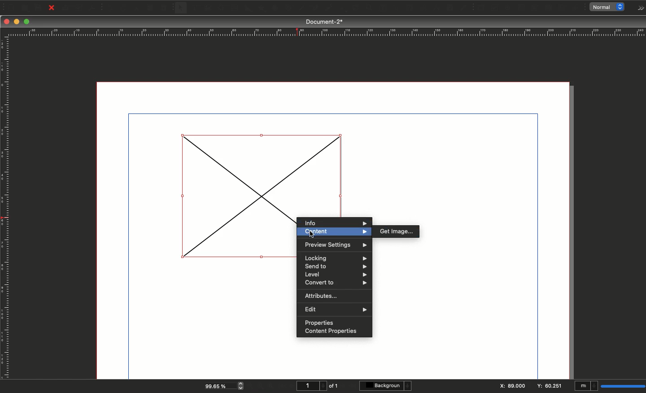 This screenshot has width=646, height=393. What do you see at coordinates (341, 9) in the screenshot?
I see `Rotate item` at bounding box center [341, 9].